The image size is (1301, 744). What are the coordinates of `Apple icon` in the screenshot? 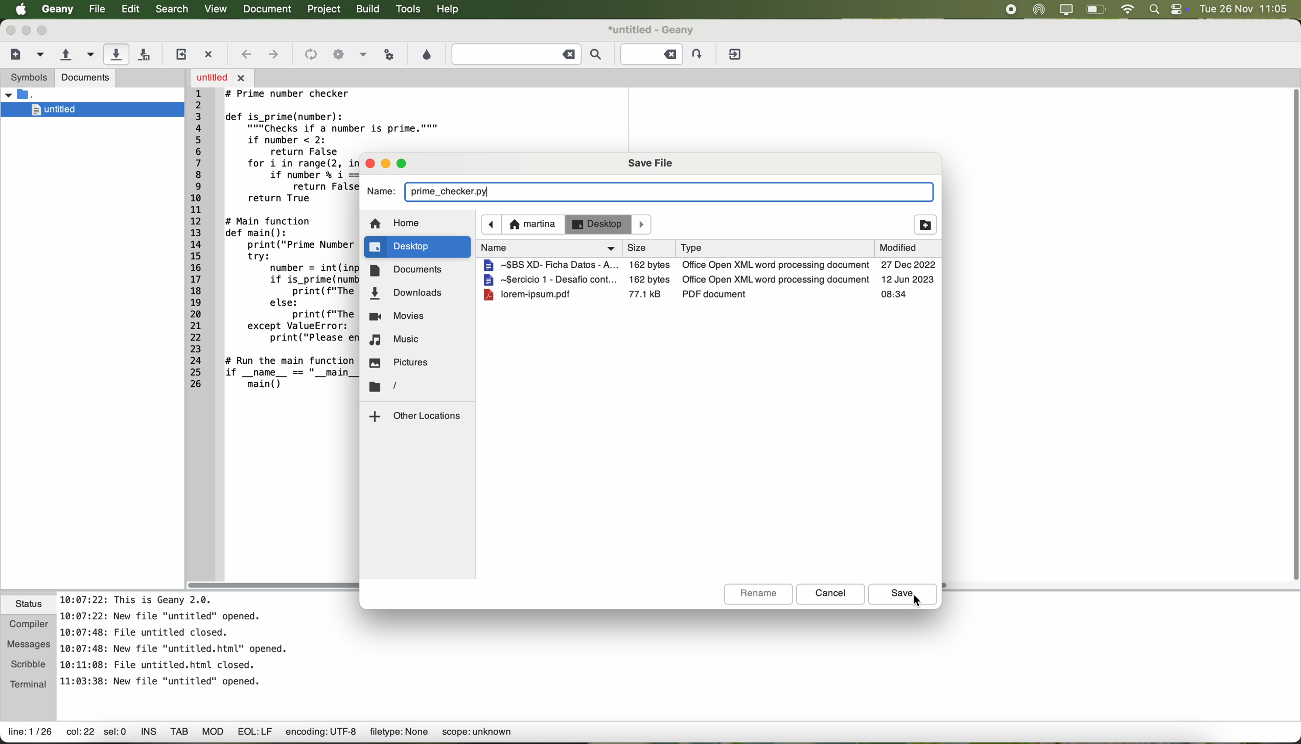 It's located at (16, 9).